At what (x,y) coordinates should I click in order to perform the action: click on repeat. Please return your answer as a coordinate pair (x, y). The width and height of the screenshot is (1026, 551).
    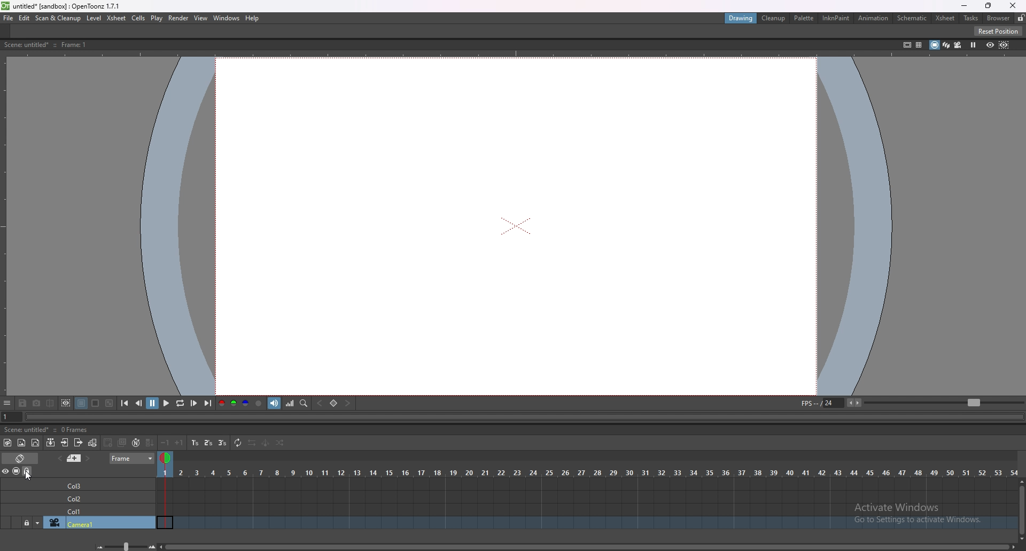
    Looking at the image, I should click on (237, 443).